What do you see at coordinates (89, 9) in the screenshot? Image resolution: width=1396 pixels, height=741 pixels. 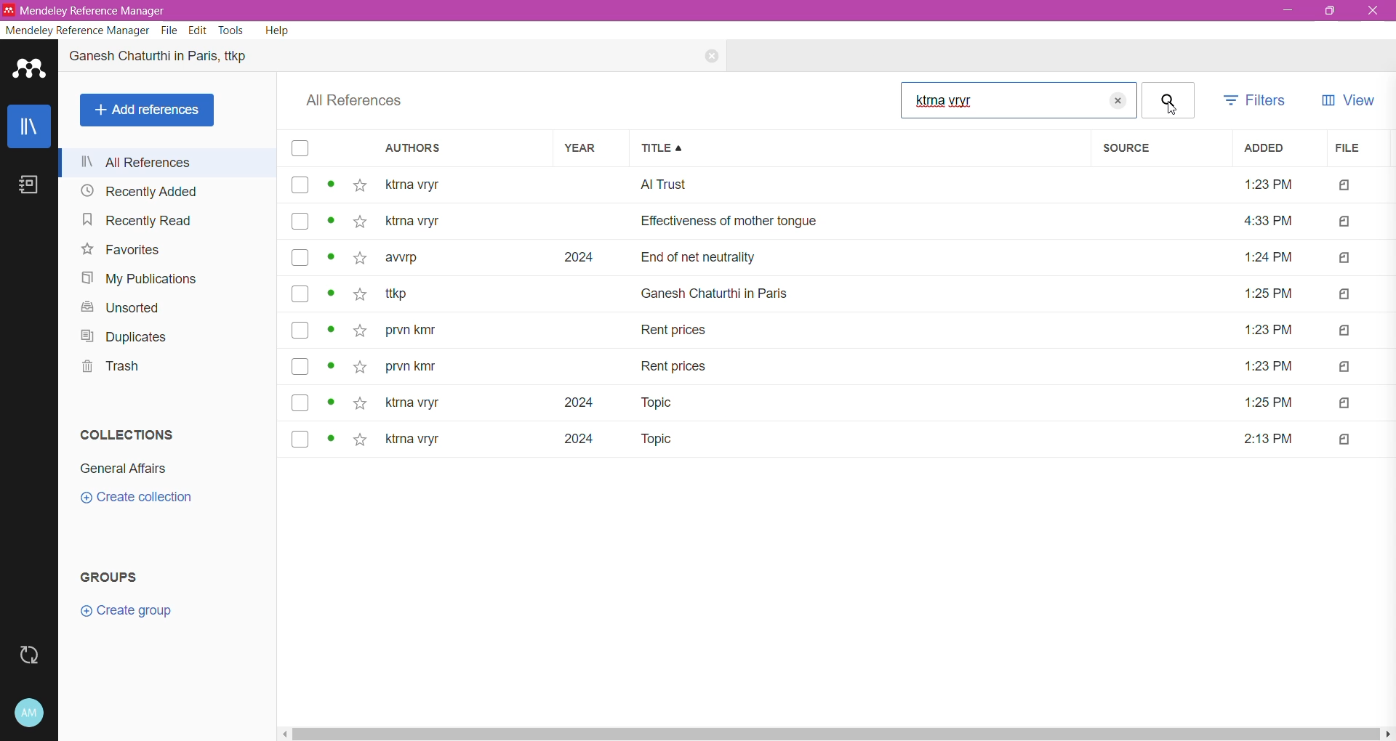 I see `* Mendeley Reference Manager` at bounding box center [89, 9].